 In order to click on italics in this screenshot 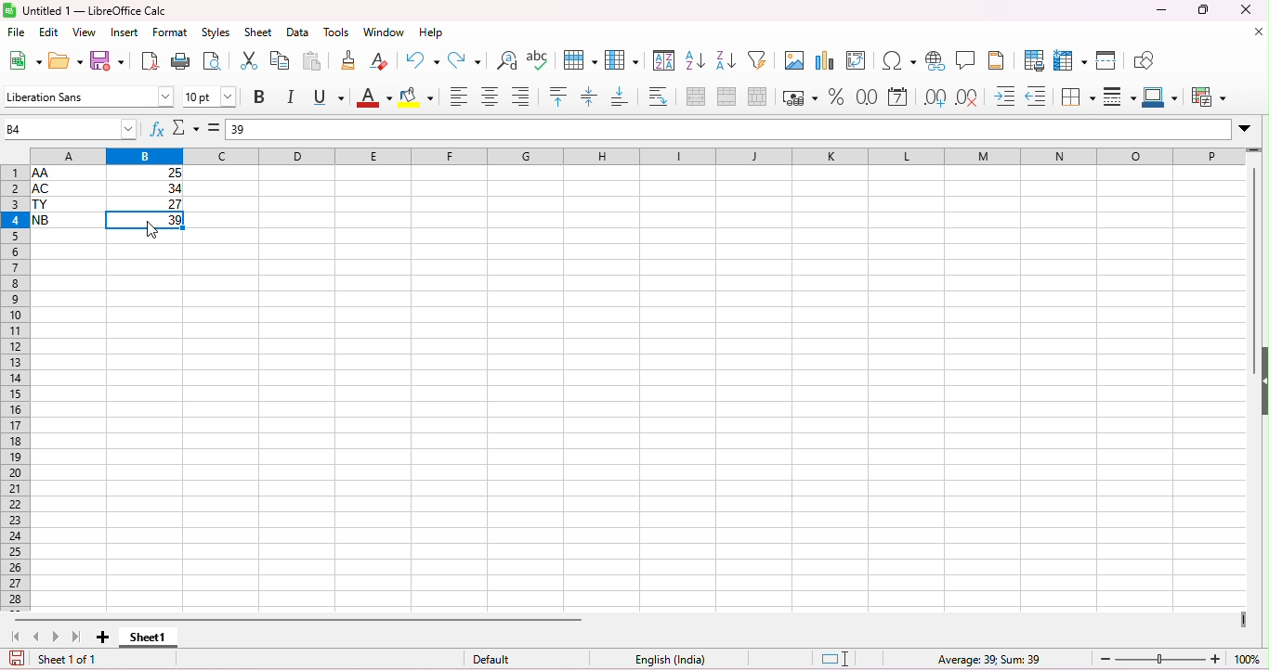, I will do `click(293, 97)`.